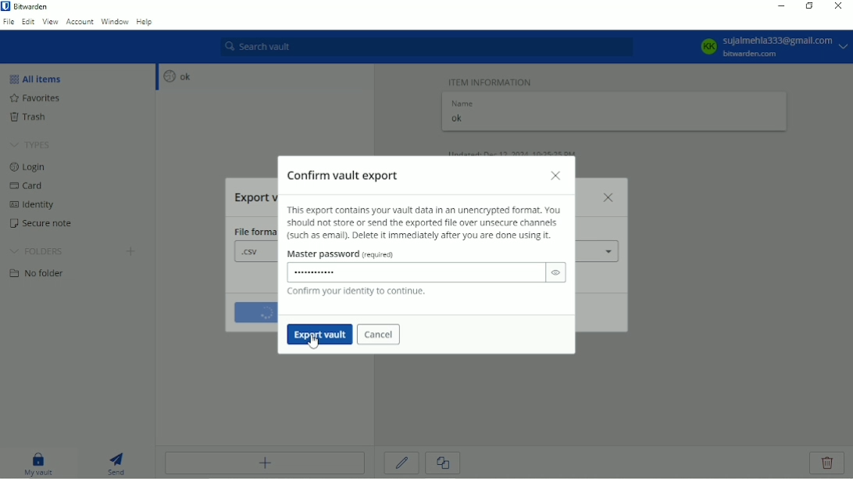 This screenshot has width=853, height=479. What do you see at coordinates (315, 342) in the screenshot?
I see `Cursor` at bounding box center [315, 342].